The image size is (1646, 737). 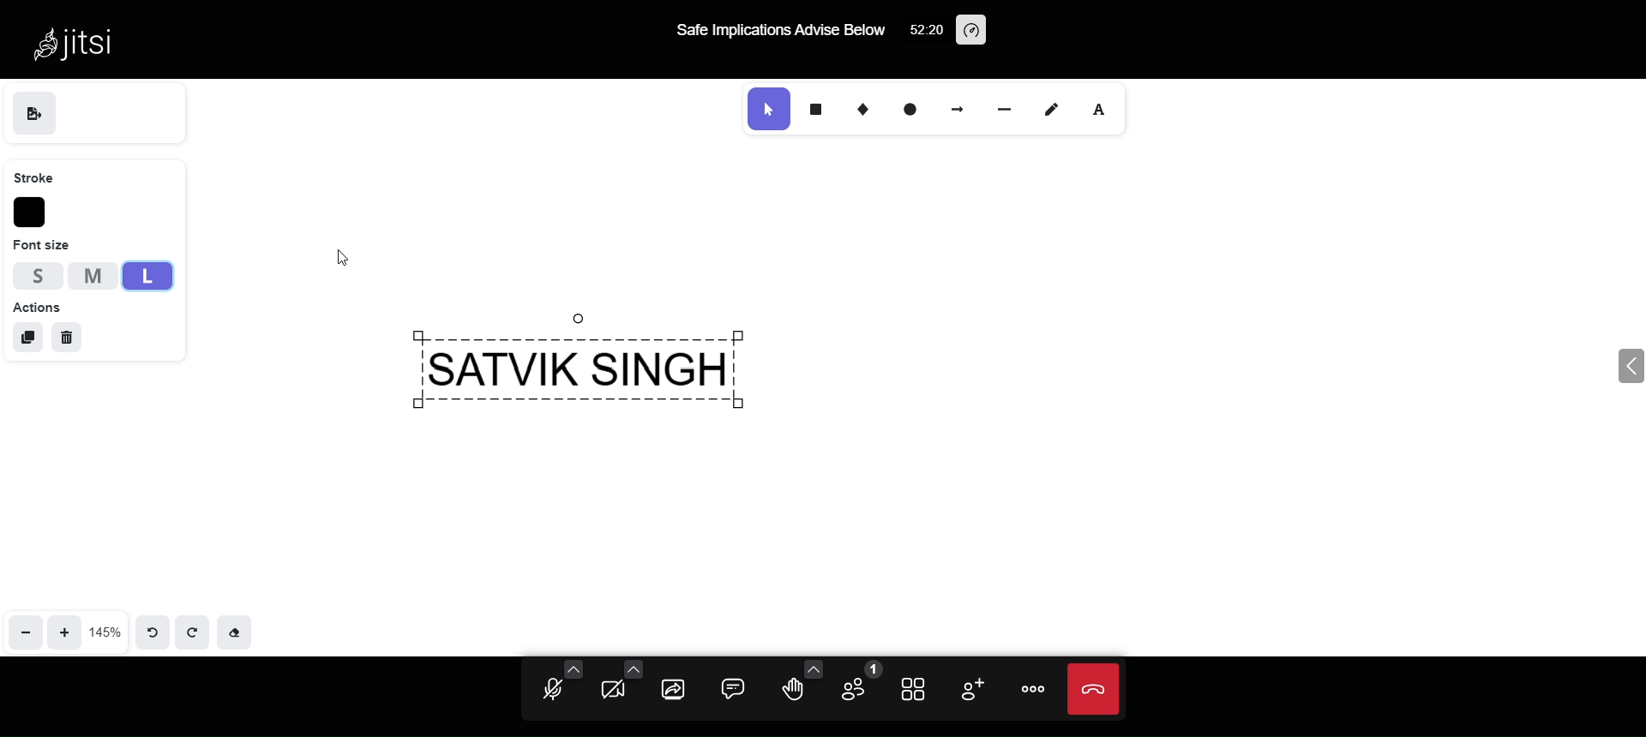 What do you see at coordinates (105, 631) in the screenshot?
I see `white board size` at bounding box center [105, 631].